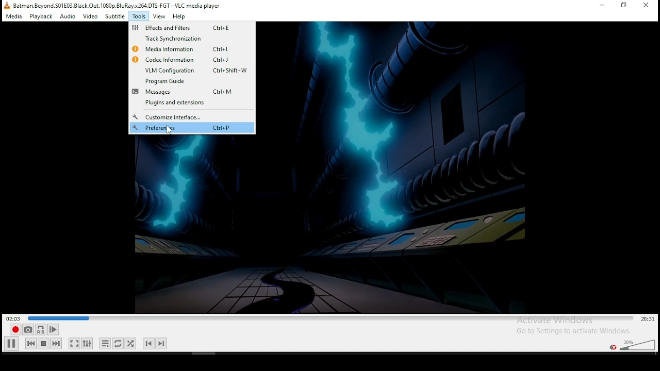 The width and height of the screenshot is (660, 371). What do you see at coordinates (624, 6) in the screenshot?
I see `restore` at bounding box center [624, 6].